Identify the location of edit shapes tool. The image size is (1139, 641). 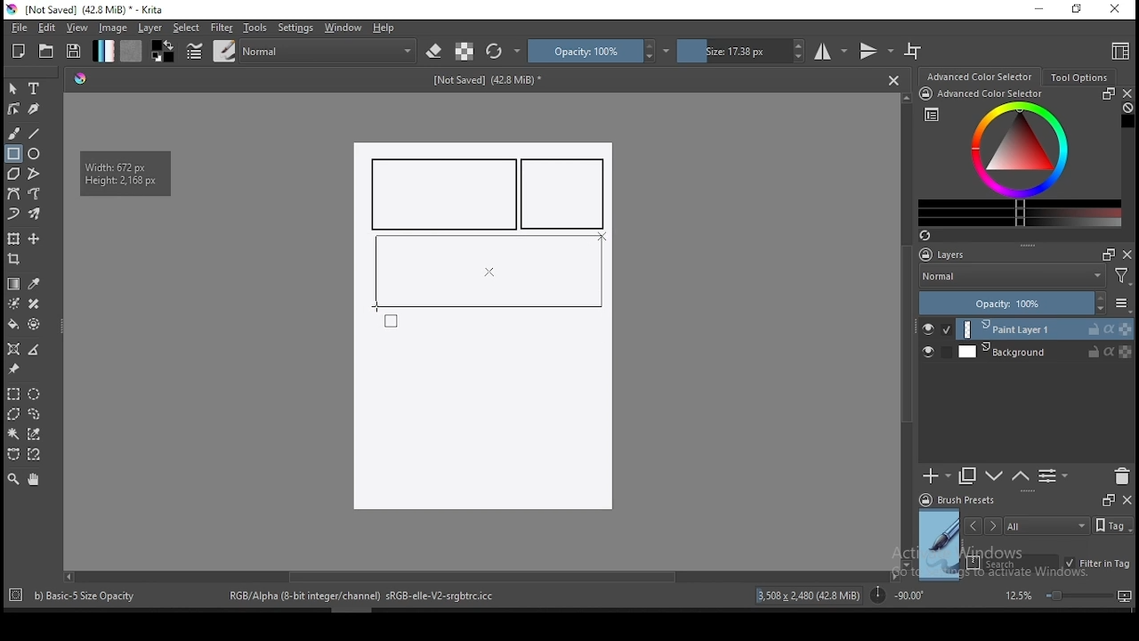
(13, 108).